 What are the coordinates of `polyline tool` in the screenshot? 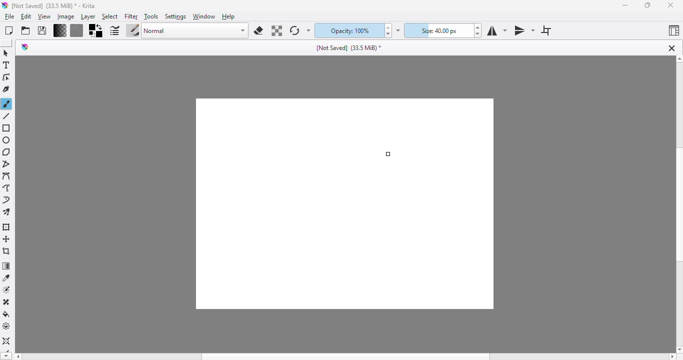 It's located at (6, 165).